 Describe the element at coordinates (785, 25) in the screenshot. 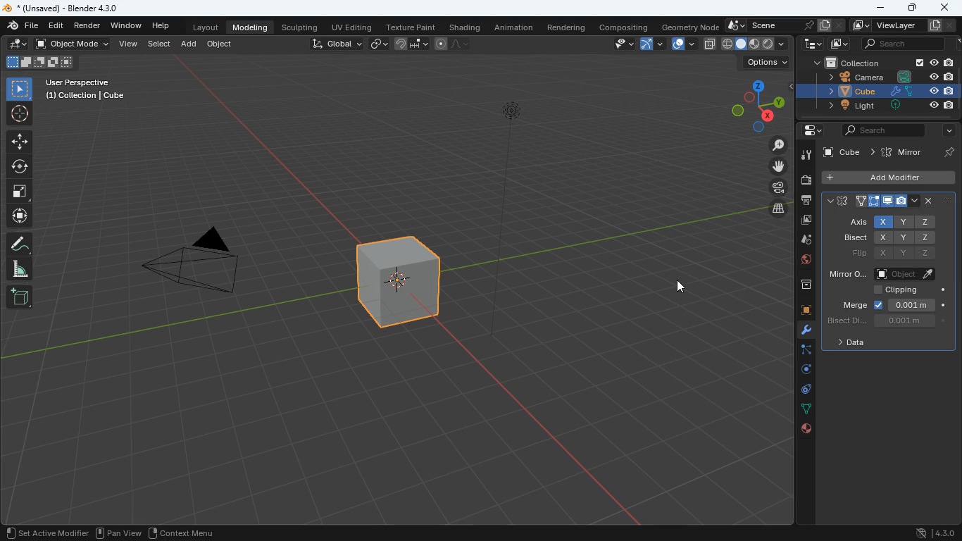

I see `scene` at that location.